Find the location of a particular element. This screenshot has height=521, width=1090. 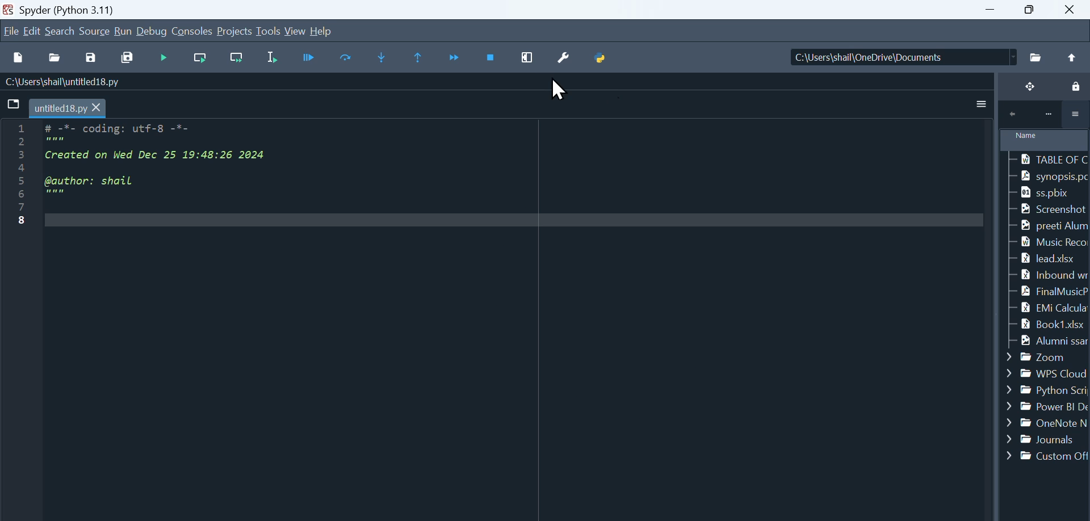

New is located at coordinates (18, 57).